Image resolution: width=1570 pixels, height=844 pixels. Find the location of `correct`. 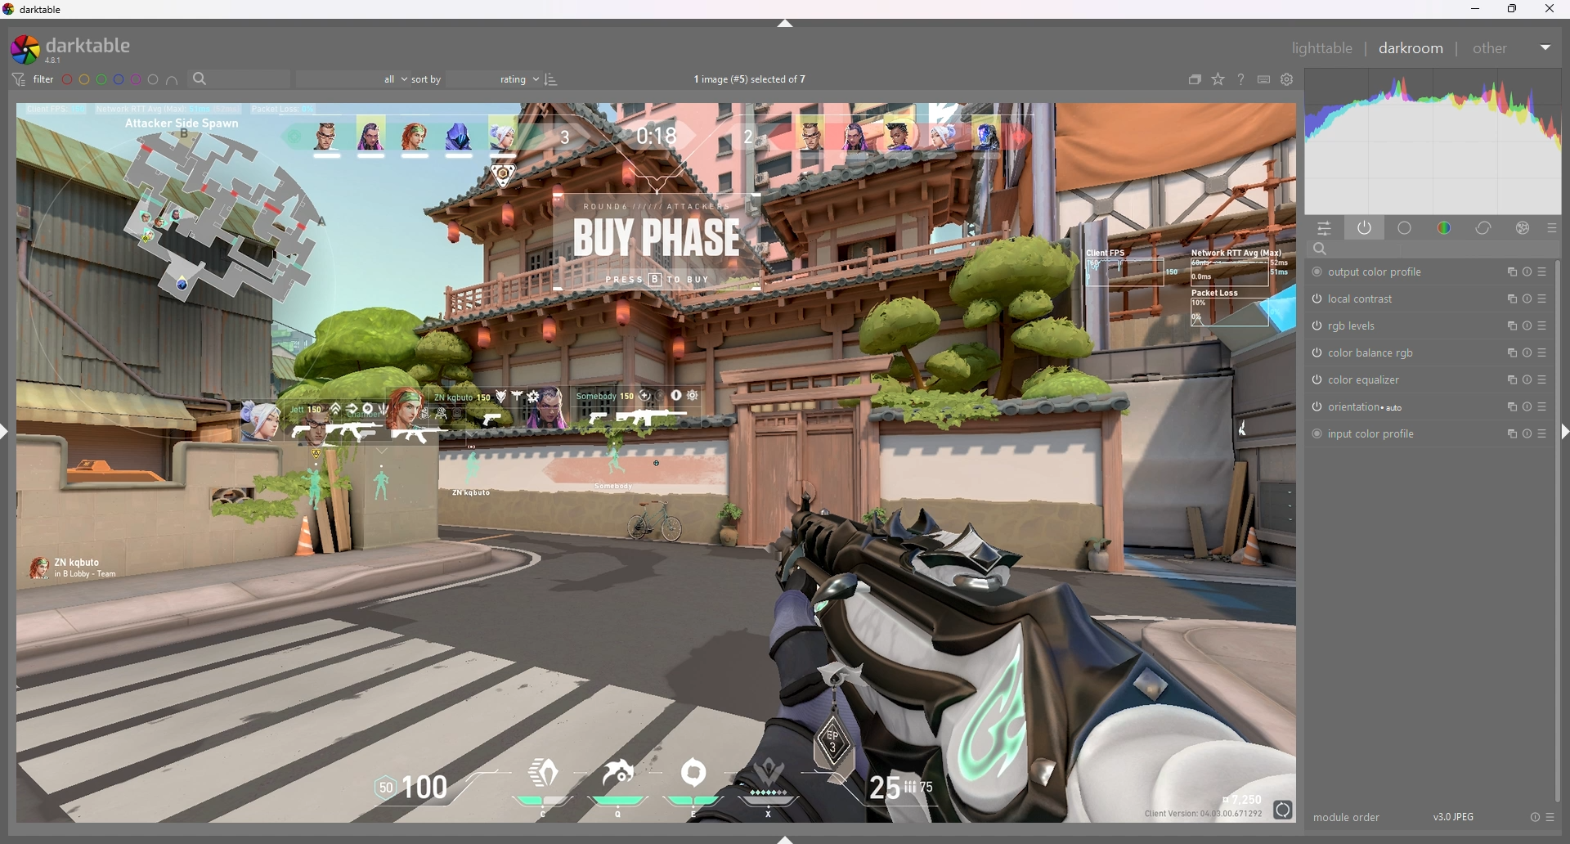

correct is located at coordinates (1485, 227).